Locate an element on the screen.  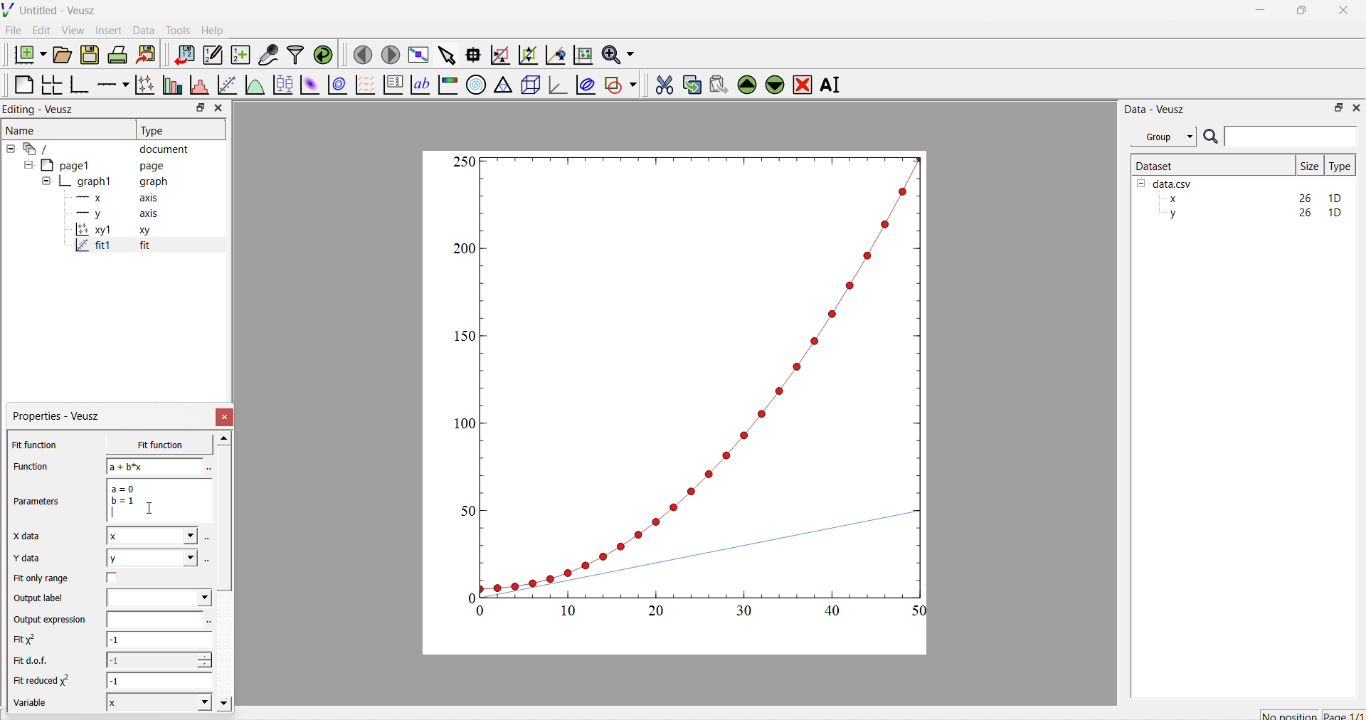
Edit or enter new dataset is located at coordinates (211, 55).